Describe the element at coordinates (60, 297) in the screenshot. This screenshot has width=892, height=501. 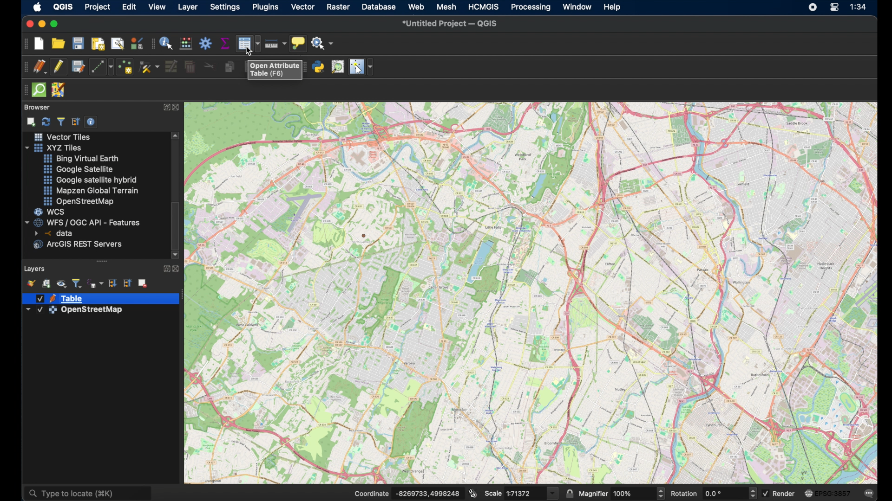
I see `table layer` at that location.